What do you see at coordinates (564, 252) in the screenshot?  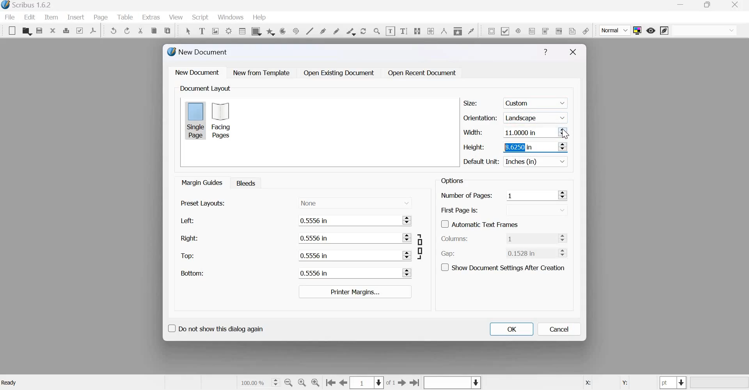 I see `Increase and Decrease` at bounding box center [564, 252].